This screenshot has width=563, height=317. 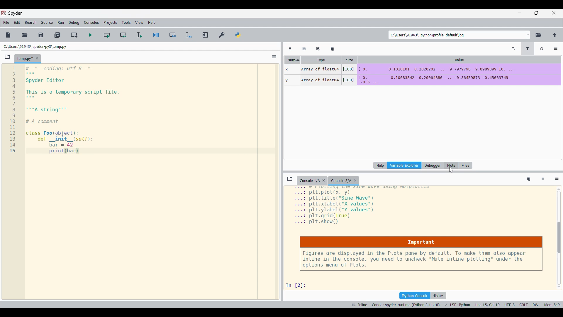 I want to click on Filter variables, so click(x=528, y=49).